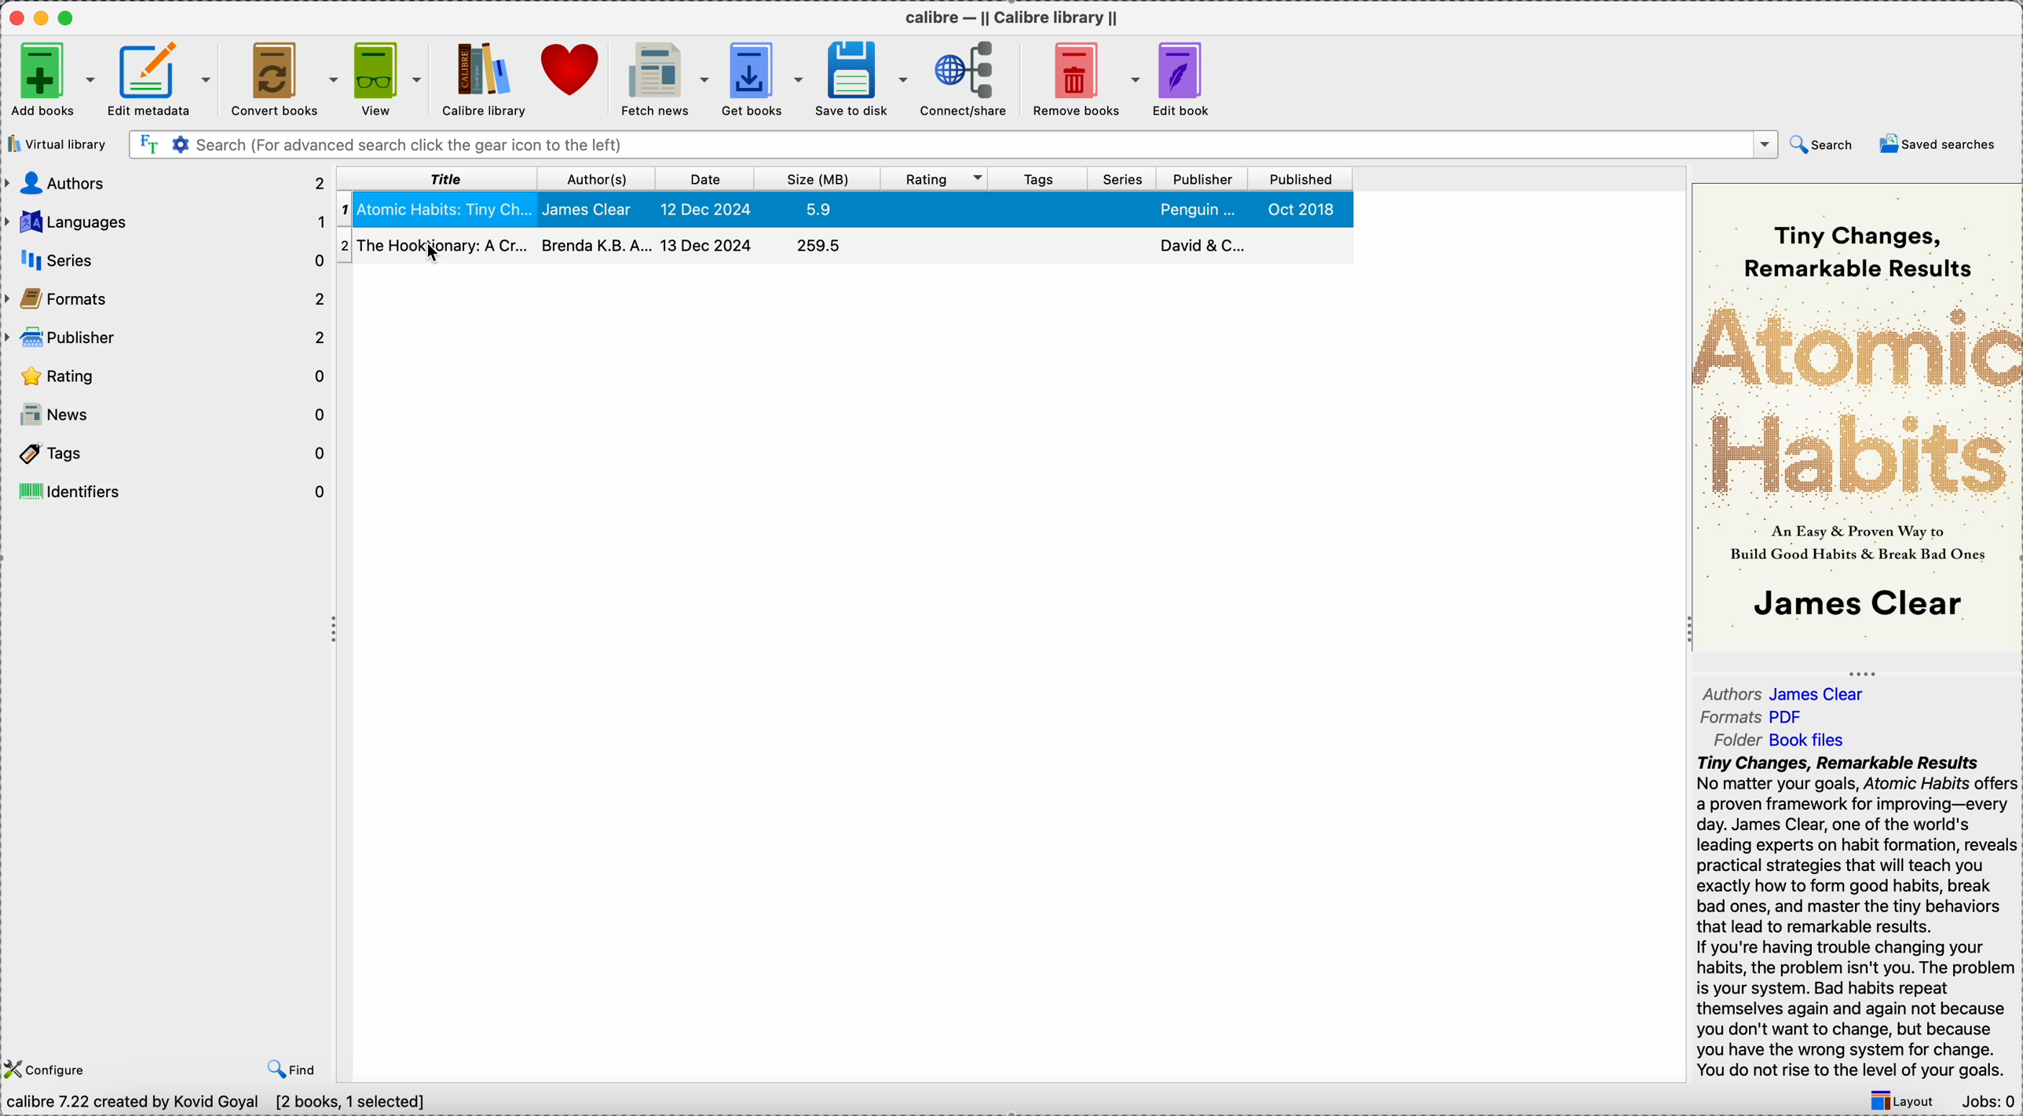 Image resolution: width=2023 pixels, height=1116 pixels. I want to click on formats PDF, so click(1760, 719).